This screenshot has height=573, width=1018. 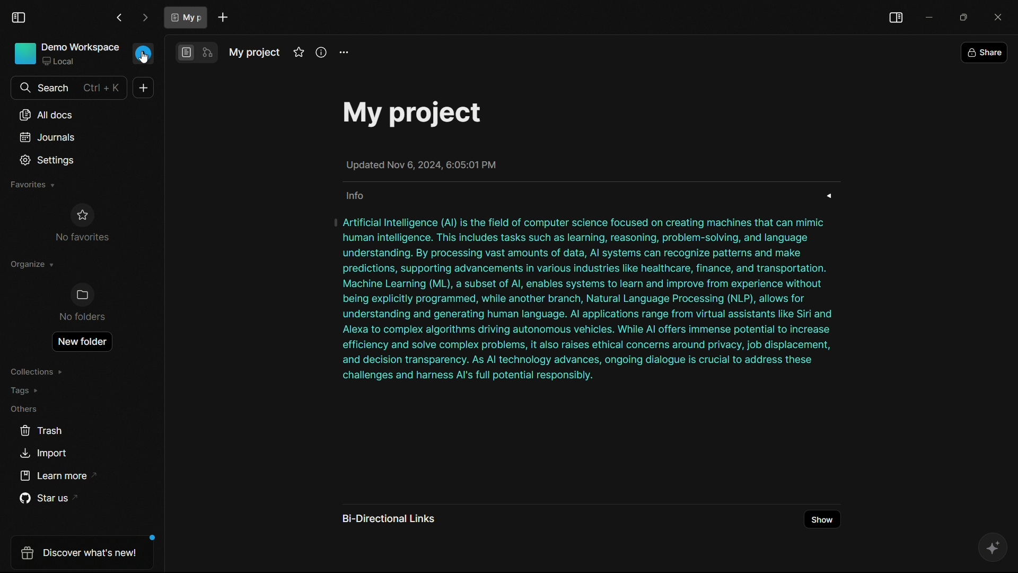 What do you see at coordinates (45, 116) in the screenshot?
I see `all documents` at bounding box center [45, 116].